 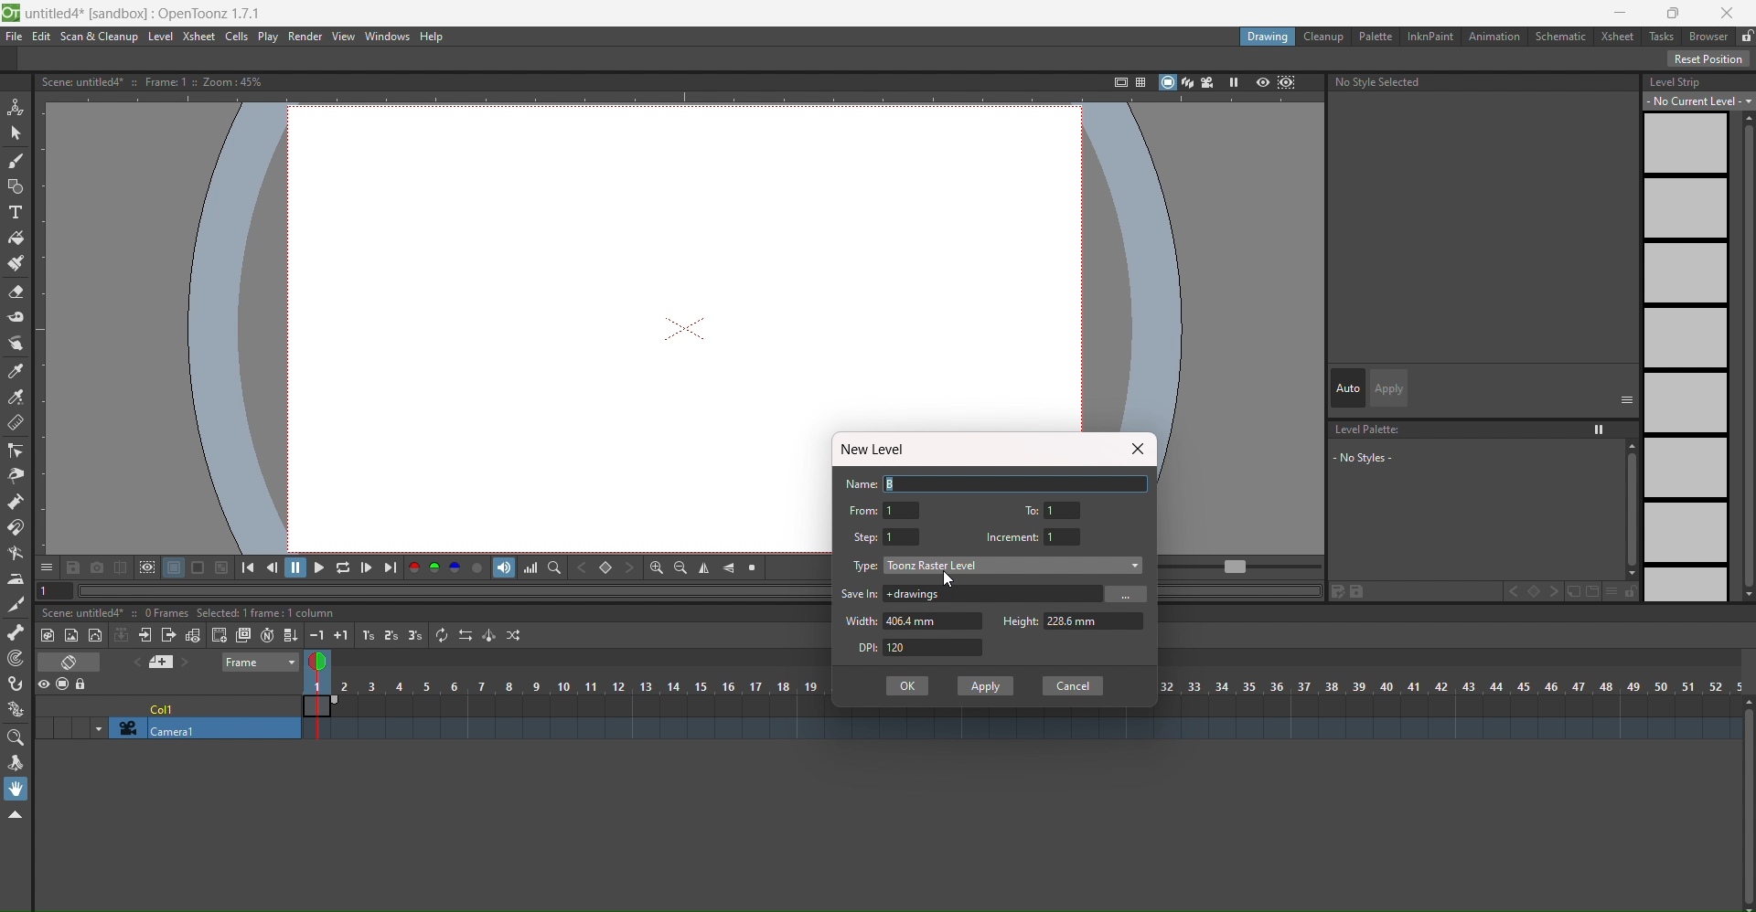 I want to click on add new memo, so click(x=166, y=662).